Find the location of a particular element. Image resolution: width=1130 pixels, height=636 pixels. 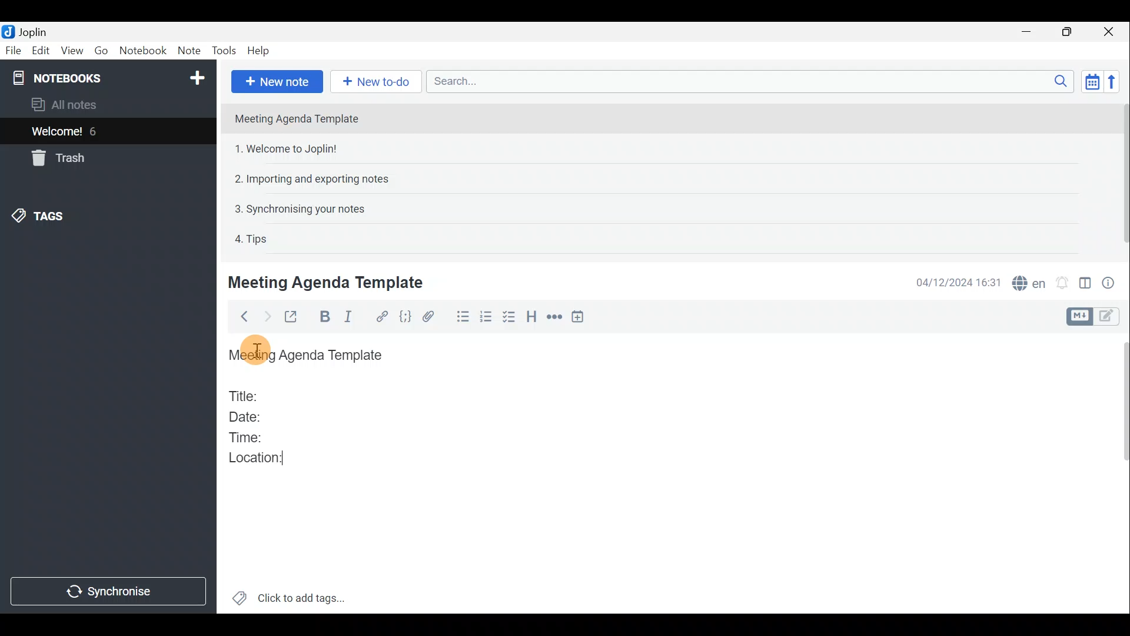

1. Welcome to Joplin! is located at coordinates (290, 148).